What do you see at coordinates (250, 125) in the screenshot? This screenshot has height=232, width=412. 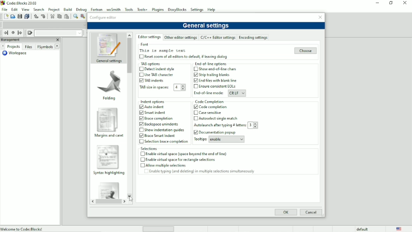 I see `3` at bounding box center [250, 125].